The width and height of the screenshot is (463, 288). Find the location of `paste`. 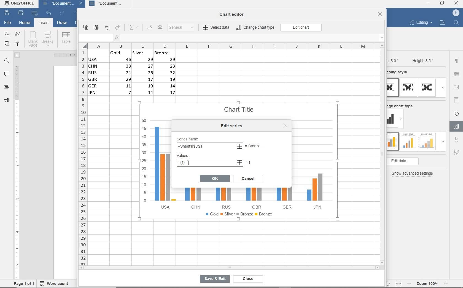

paste is located at coordinates (7, 44).